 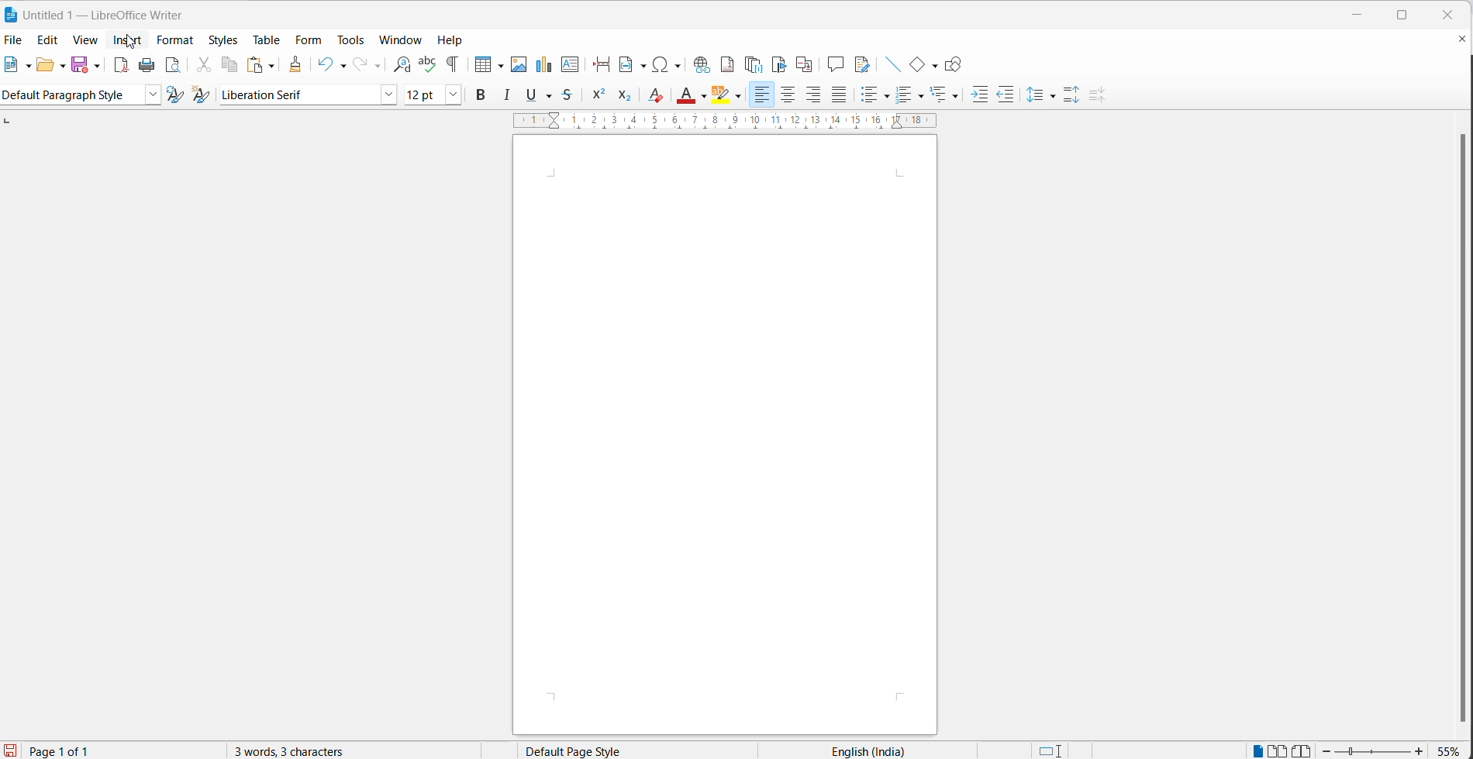 I want to click on insert endnote, so click(x=757, y=64).